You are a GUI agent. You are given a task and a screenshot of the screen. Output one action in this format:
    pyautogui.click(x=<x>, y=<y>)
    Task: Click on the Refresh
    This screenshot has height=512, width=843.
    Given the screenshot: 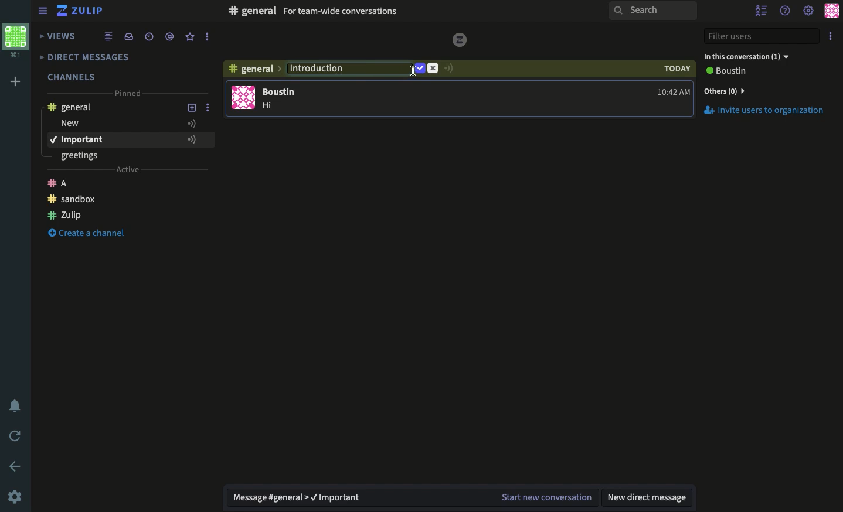 What is the action you would take?
    pyautogui.click(x=16, y=436)
    